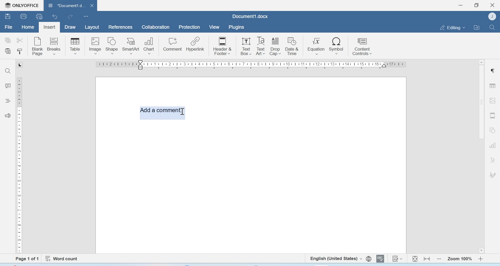 The image size is (500, 266). I want to click on Maximize, so click(476, 5).